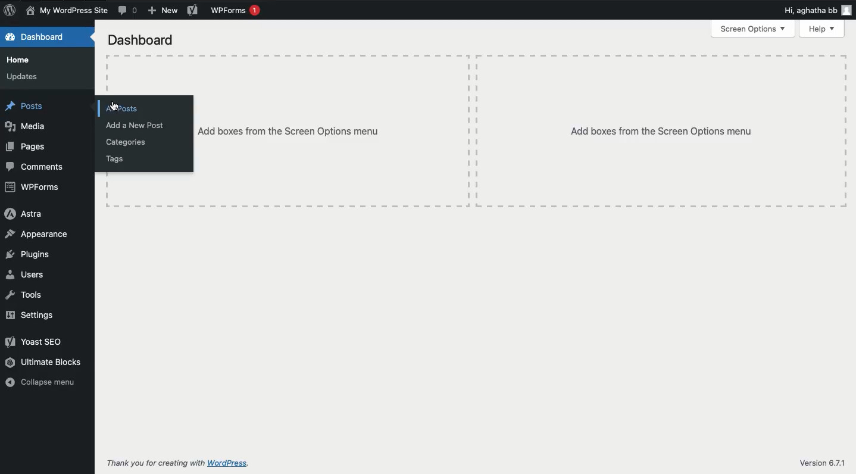  I want to click on New, so click(164, 11).